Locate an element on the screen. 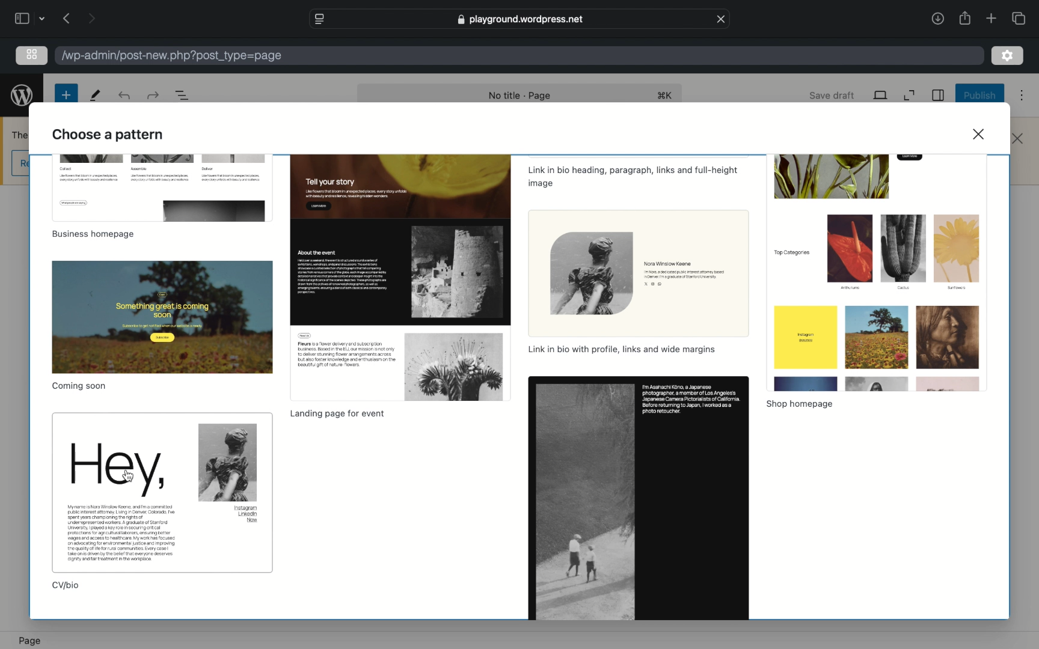 The height and width of the screenshot is (649, 1039). wordpress is located at coordinates (22, 96).